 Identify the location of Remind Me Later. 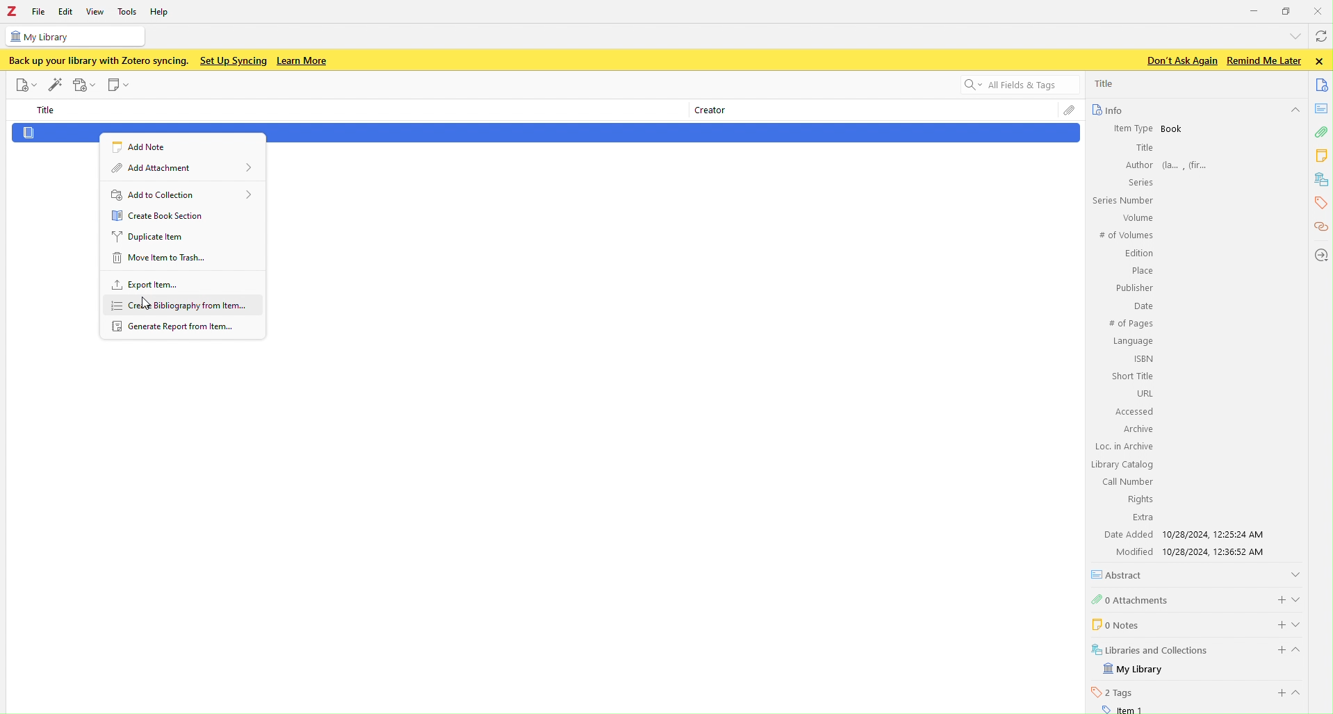
(1264, 60).